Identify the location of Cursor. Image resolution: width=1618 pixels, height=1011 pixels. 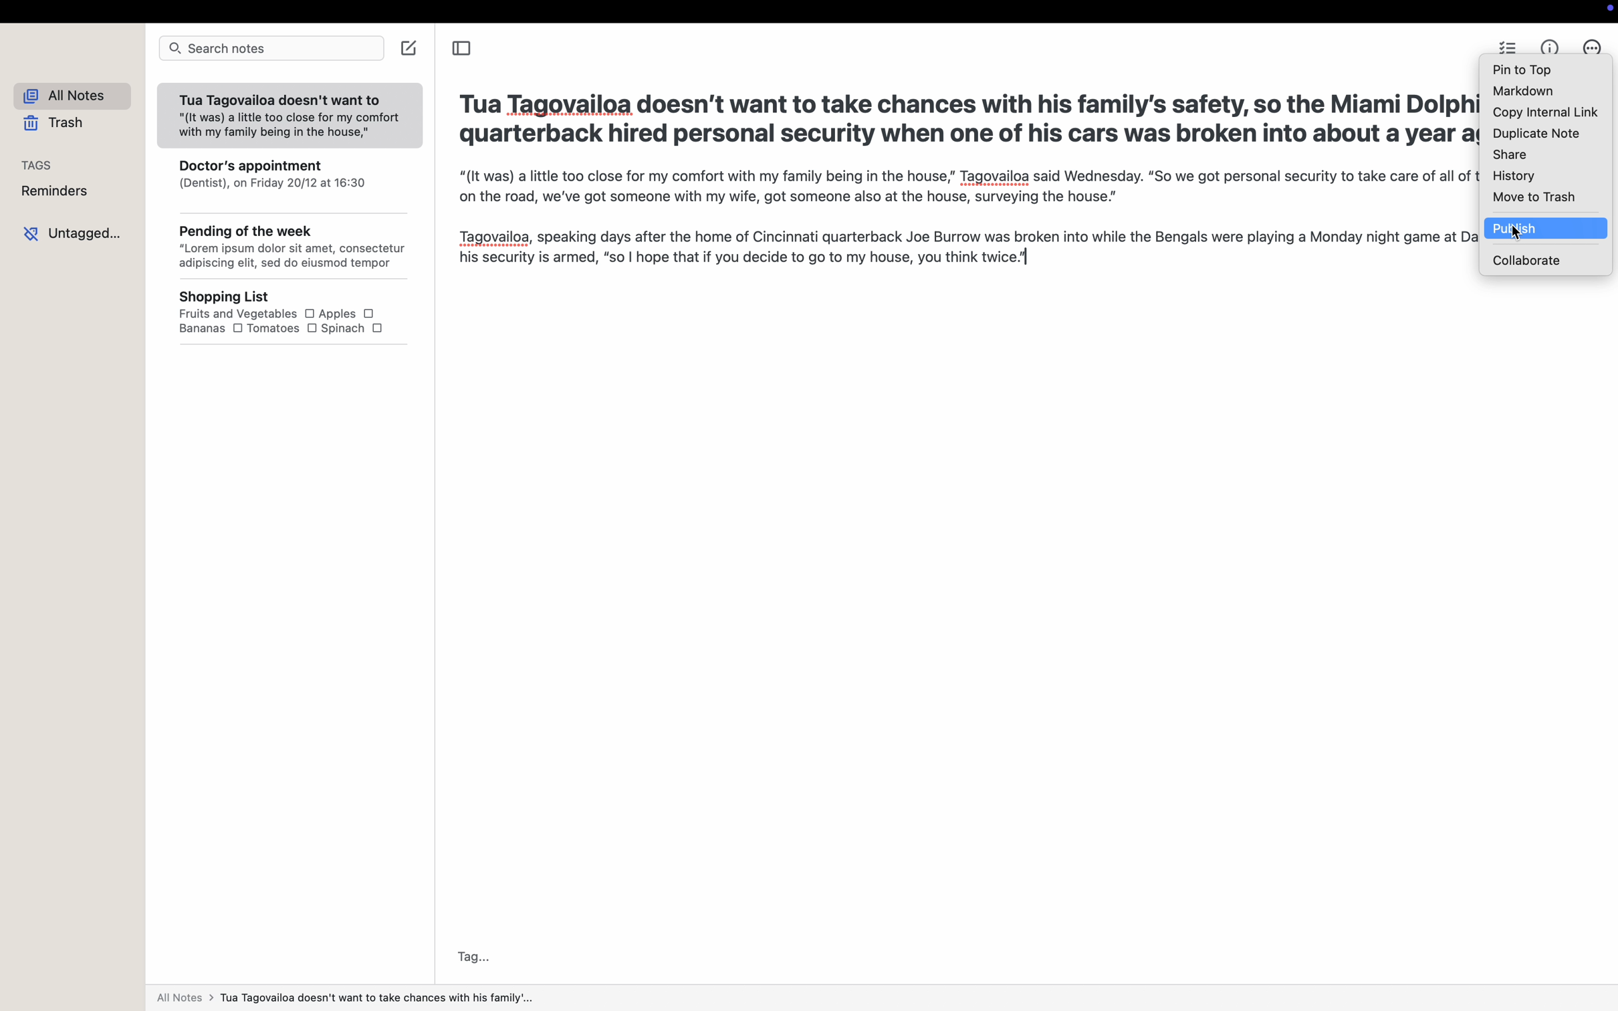
(1517, 231).